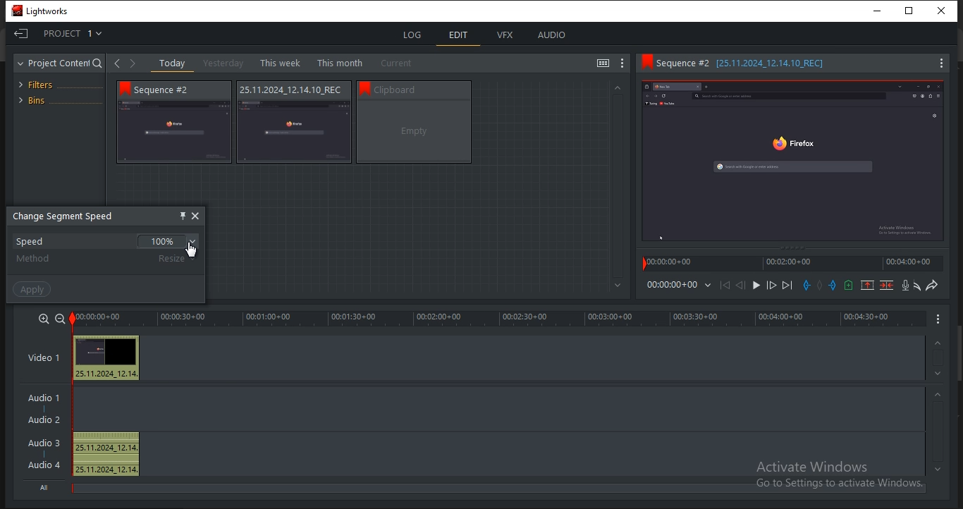 The height and width of the screenshot is (509, 963). Describe the element at coordinates (175, 258) in the screenshot. I see `resize` at that location.